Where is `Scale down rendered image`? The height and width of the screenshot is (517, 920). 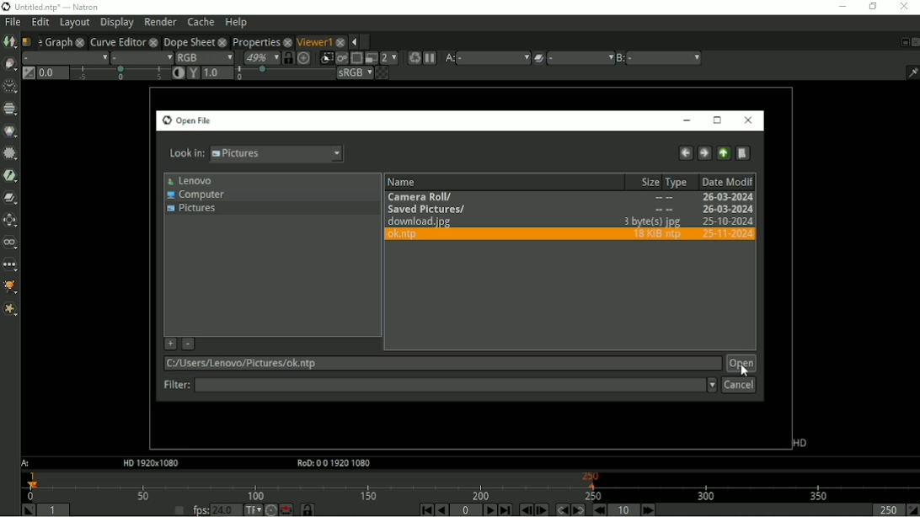
Scale down rendered image is located at coordinates (389, 57).